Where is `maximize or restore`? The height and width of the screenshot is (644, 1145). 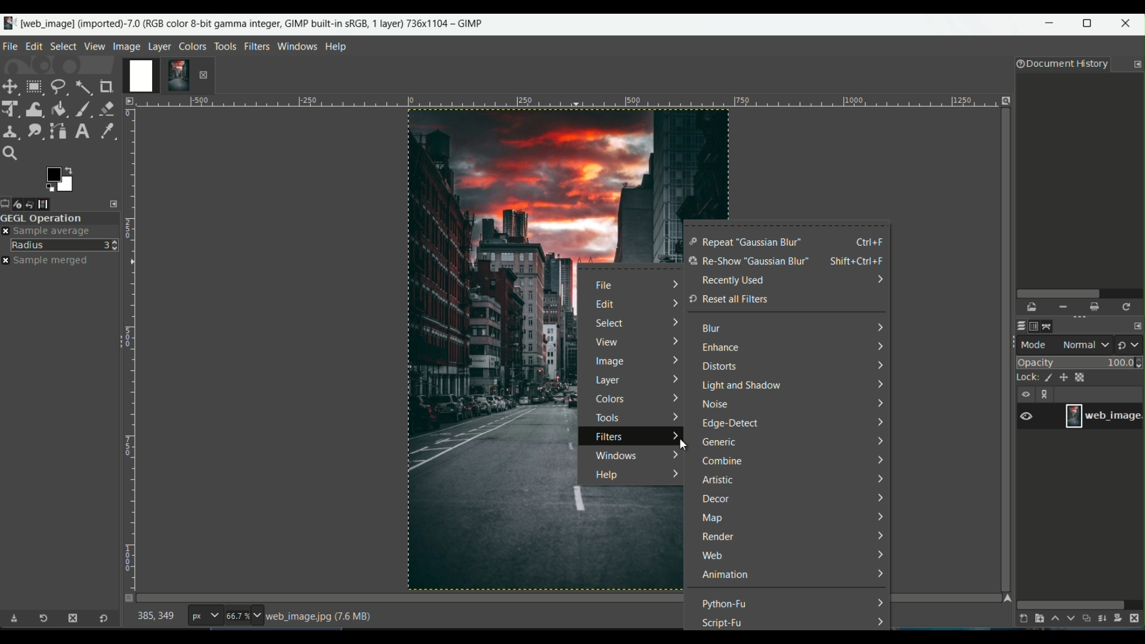 maximize or restore is located at coordinates (1091, 23).